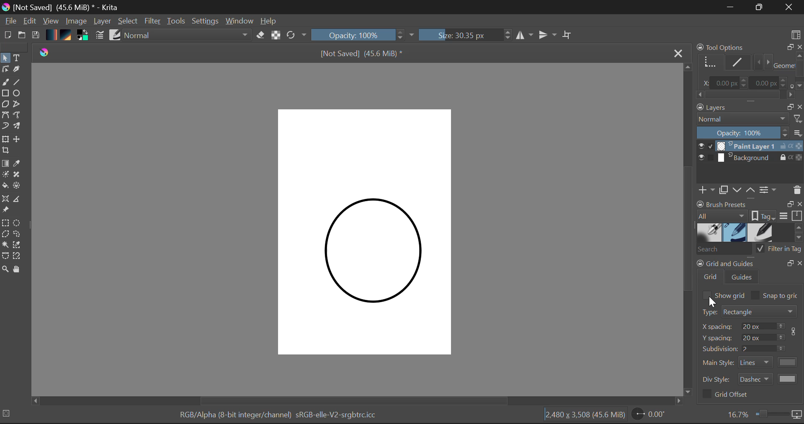 The height and width of the screenshot is (424, 804). I want to click on Crop, so click(7, 151).